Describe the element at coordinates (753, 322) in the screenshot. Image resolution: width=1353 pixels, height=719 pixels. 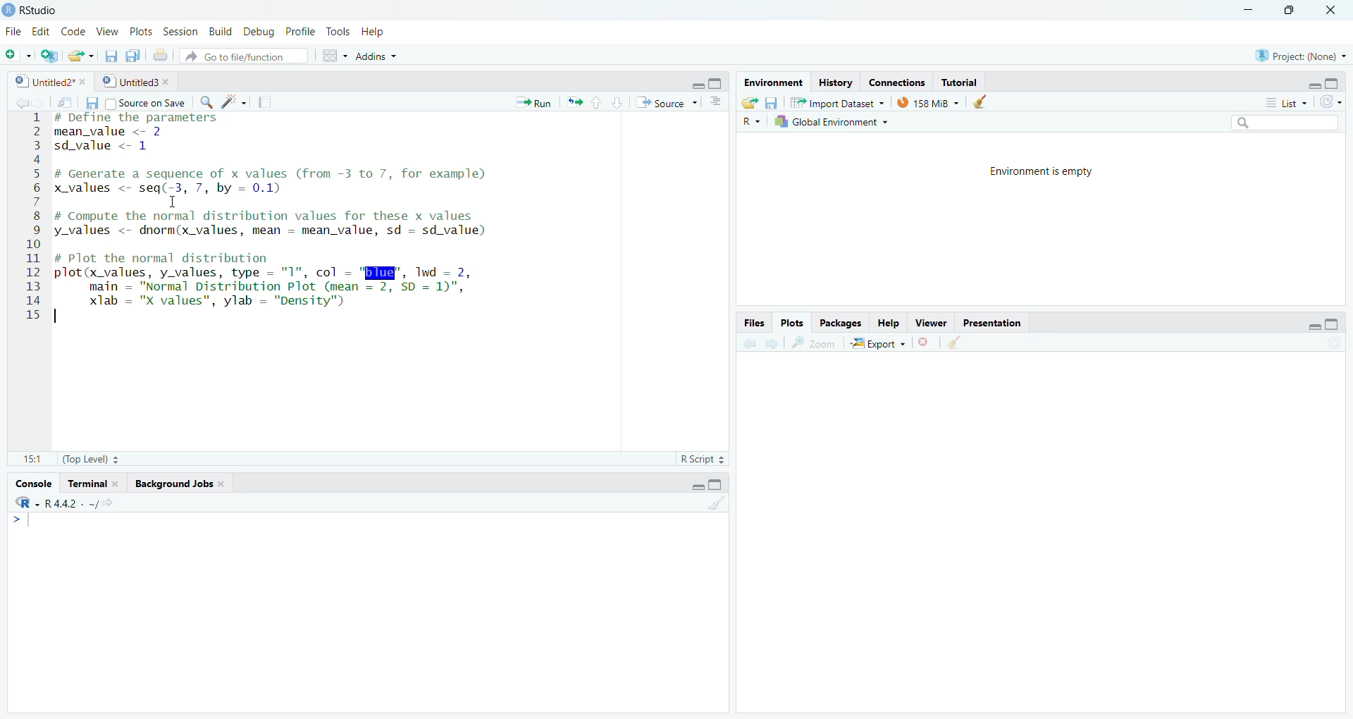
I see `Files` at that location.